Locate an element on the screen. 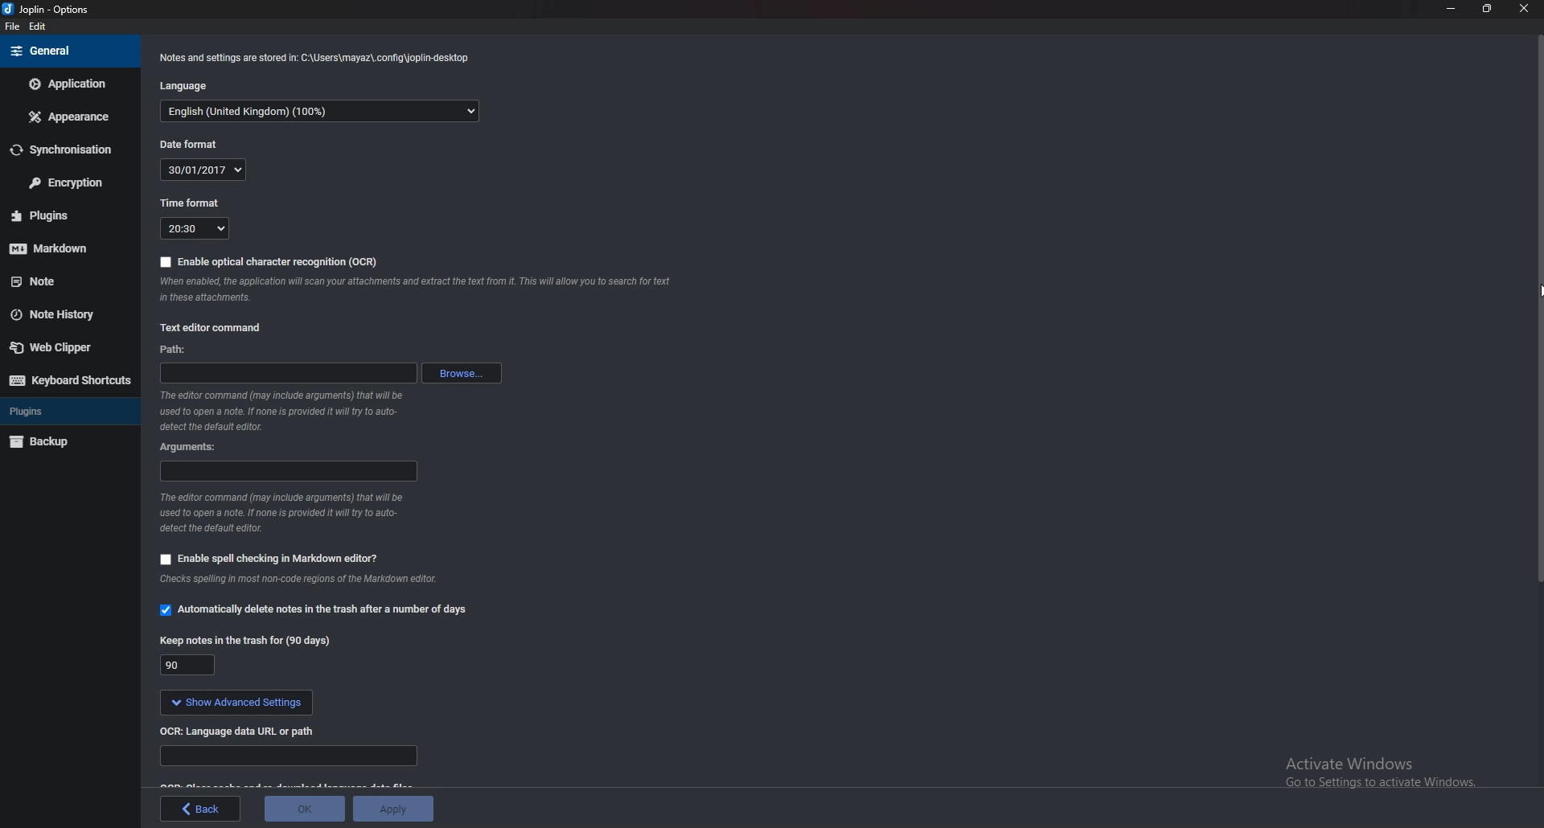  apply is located at coordinates (392, 809).